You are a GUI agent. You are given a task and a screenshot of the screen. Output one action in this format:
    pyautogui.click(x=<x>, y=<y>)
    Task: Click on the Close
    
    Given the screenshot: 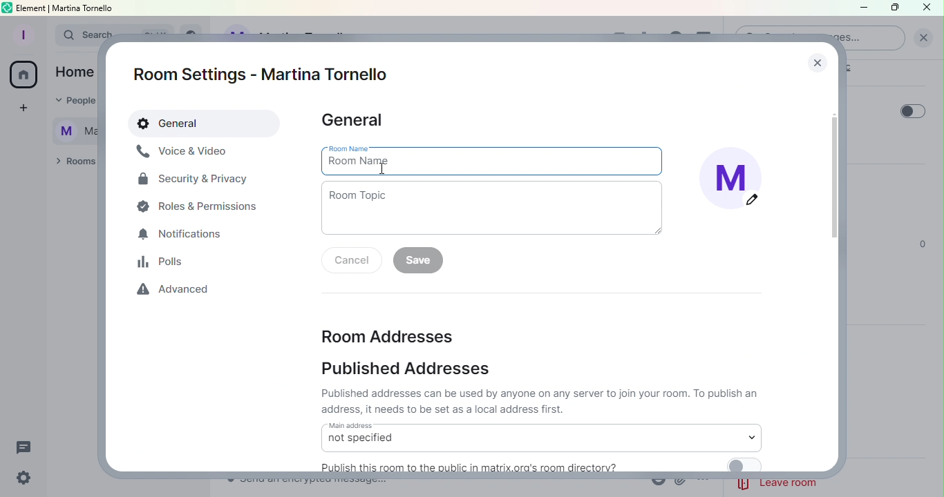 What is the action you would take?
    pyautogui.click(x=930, y=8)
    